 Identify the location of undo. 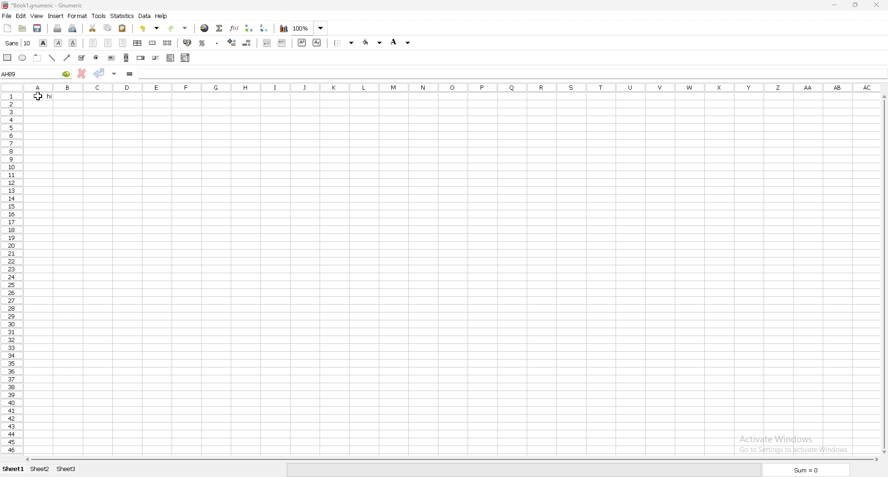
(149, 28).